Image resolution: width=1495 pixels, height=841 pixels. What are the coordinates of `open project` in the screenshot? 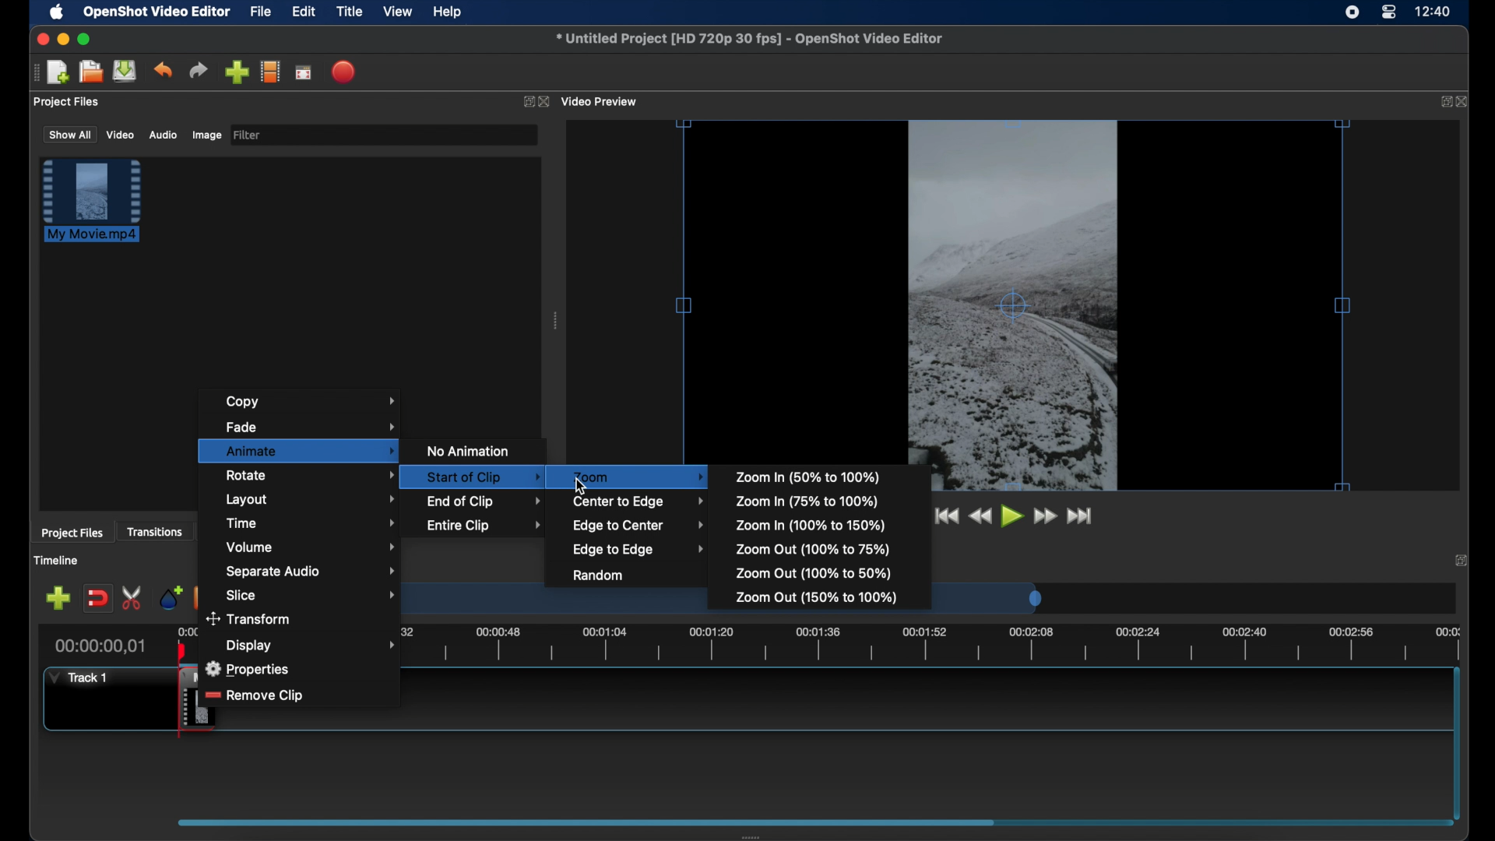 It's located at (90, 72).